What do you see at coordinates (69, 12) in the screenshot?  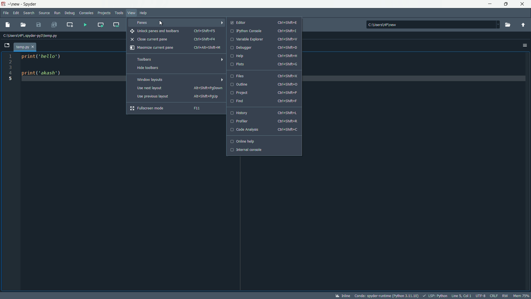 I see `debug menu` at bounding box center [69, 12].